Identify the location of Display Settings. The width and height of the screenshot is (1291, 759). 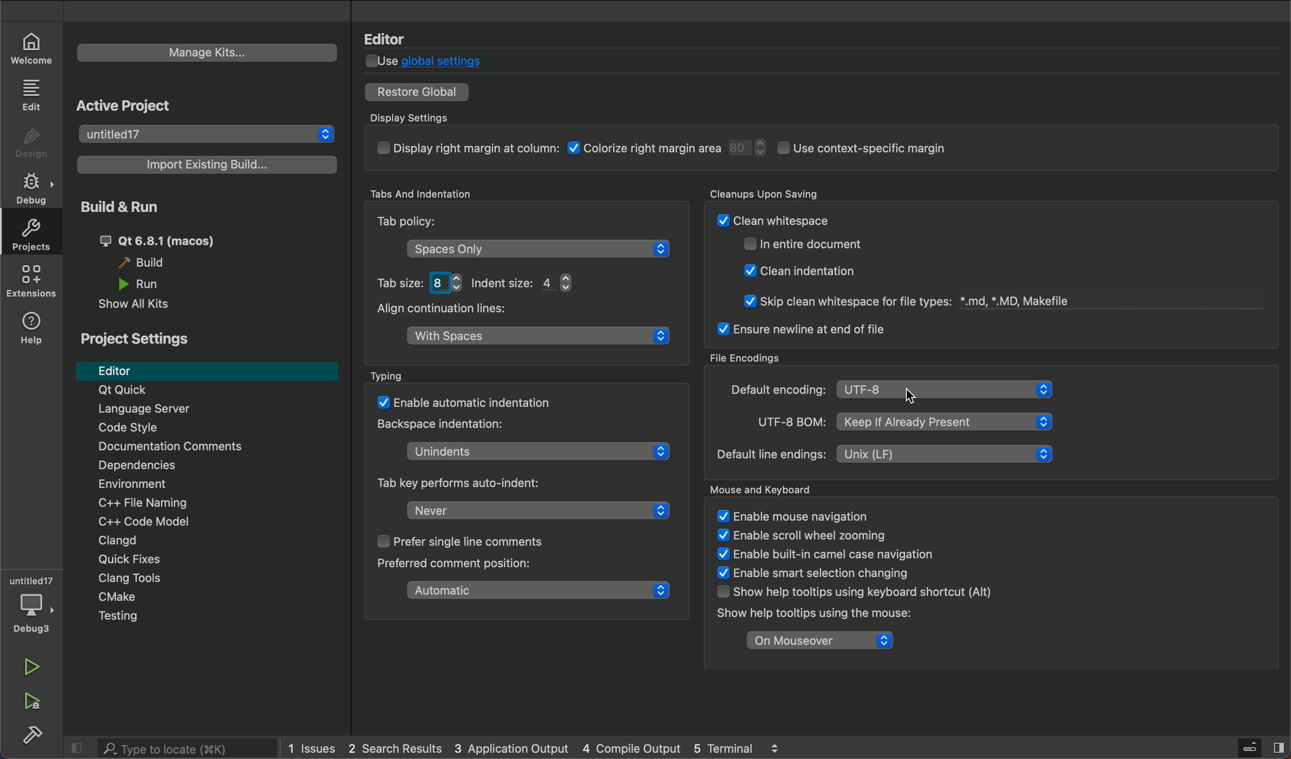
(417, 118).